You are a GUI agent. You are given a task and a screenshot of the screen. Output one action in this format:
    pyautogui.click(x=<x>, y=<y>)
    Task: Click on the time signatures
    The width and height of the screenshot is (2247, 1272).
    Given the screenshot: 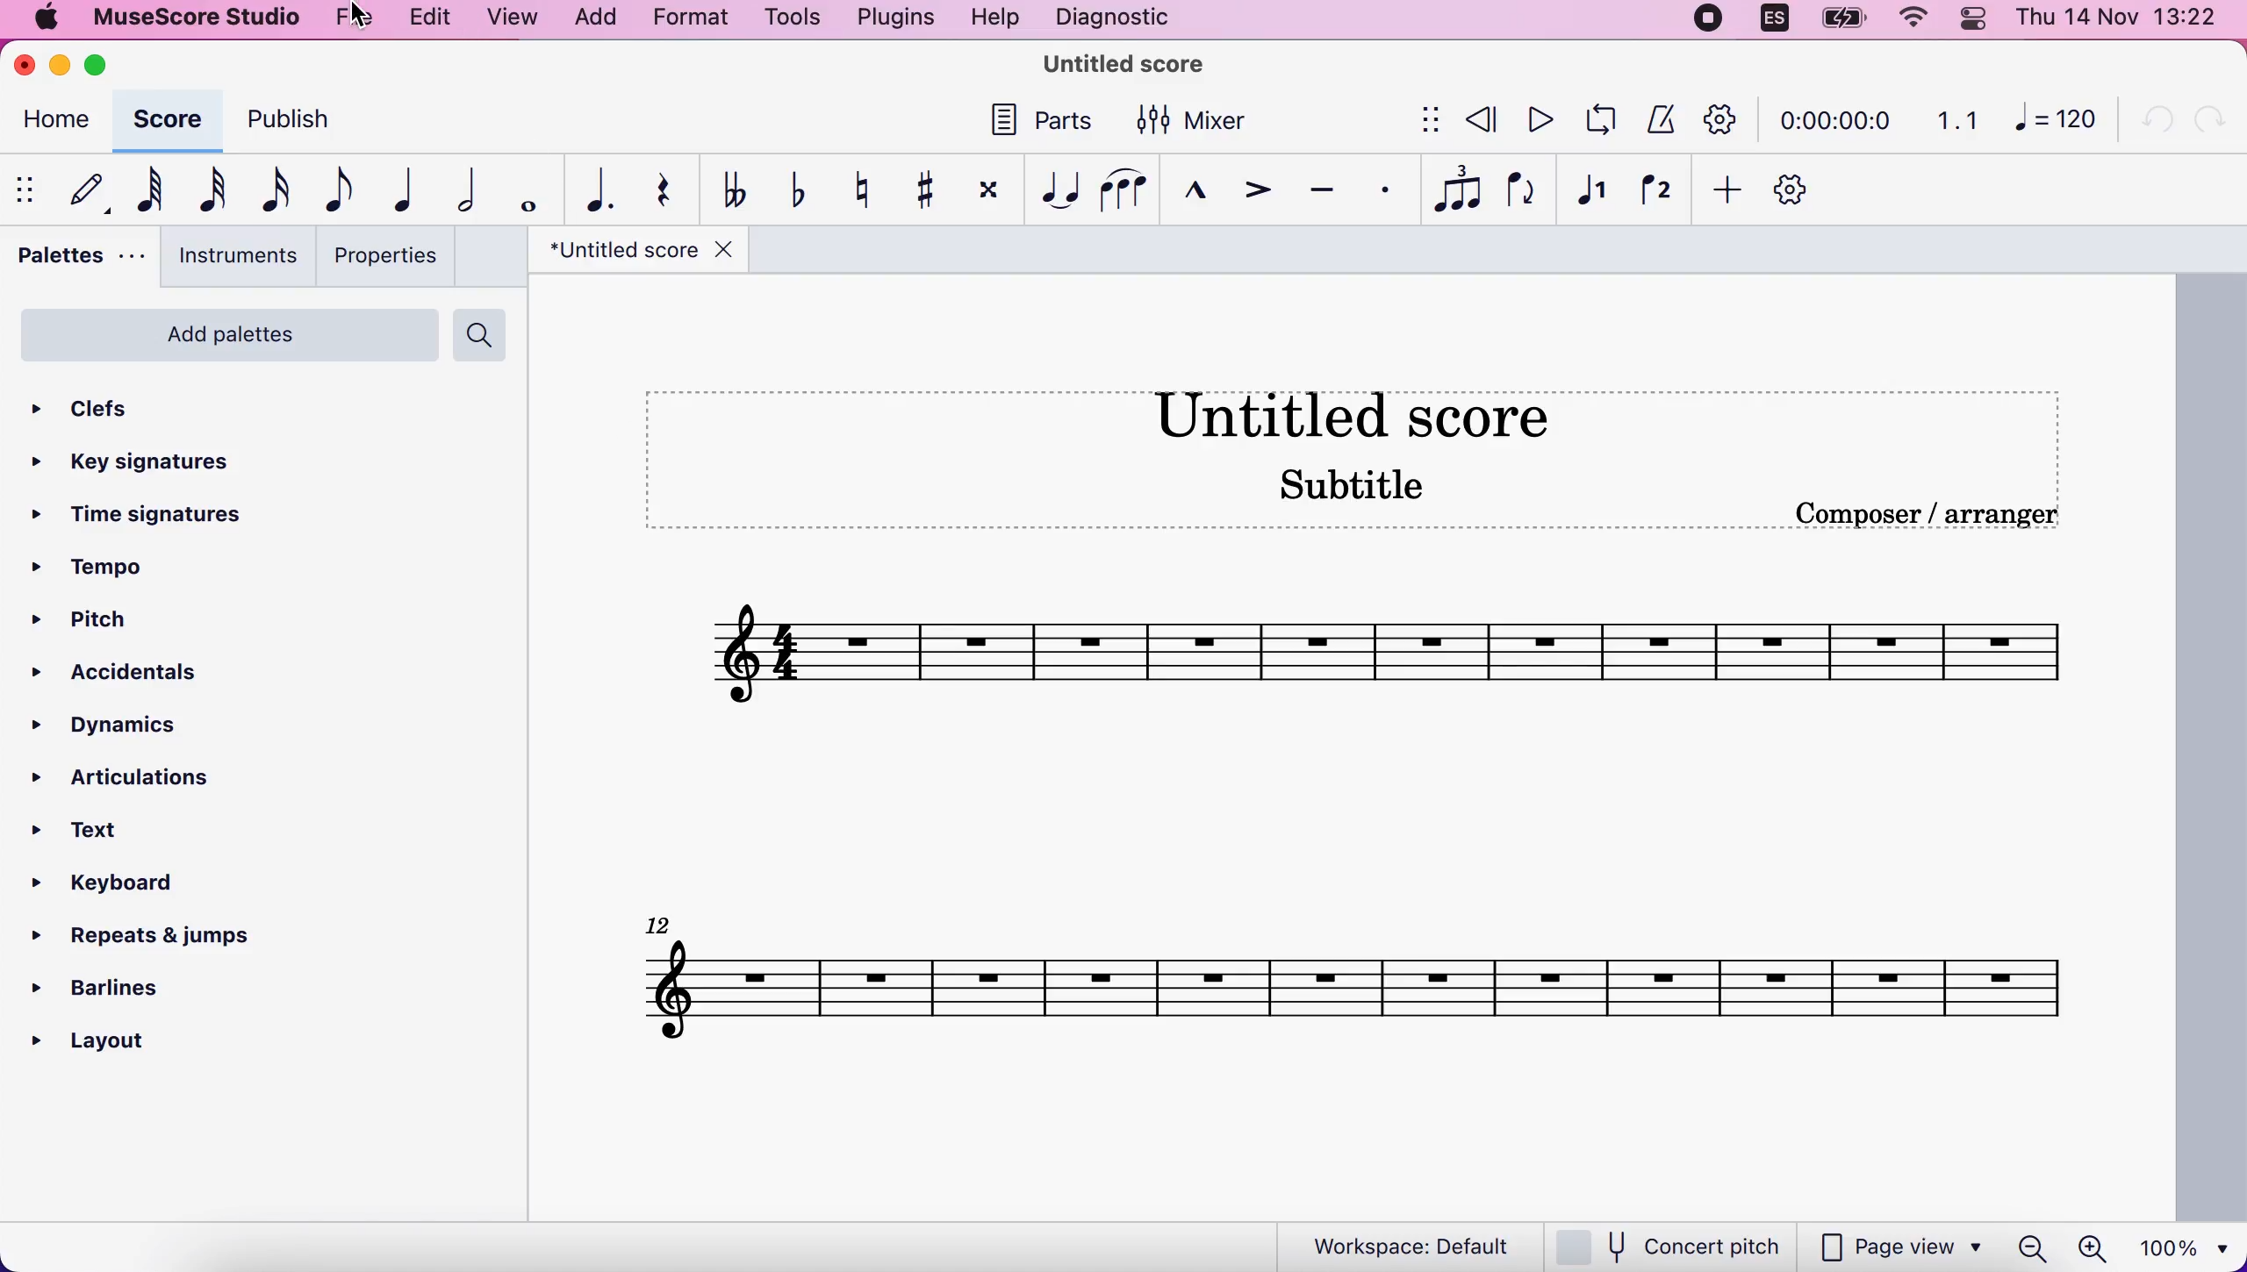 What is the action you would take?
    pyautogui.click(x=167, y=516)
    